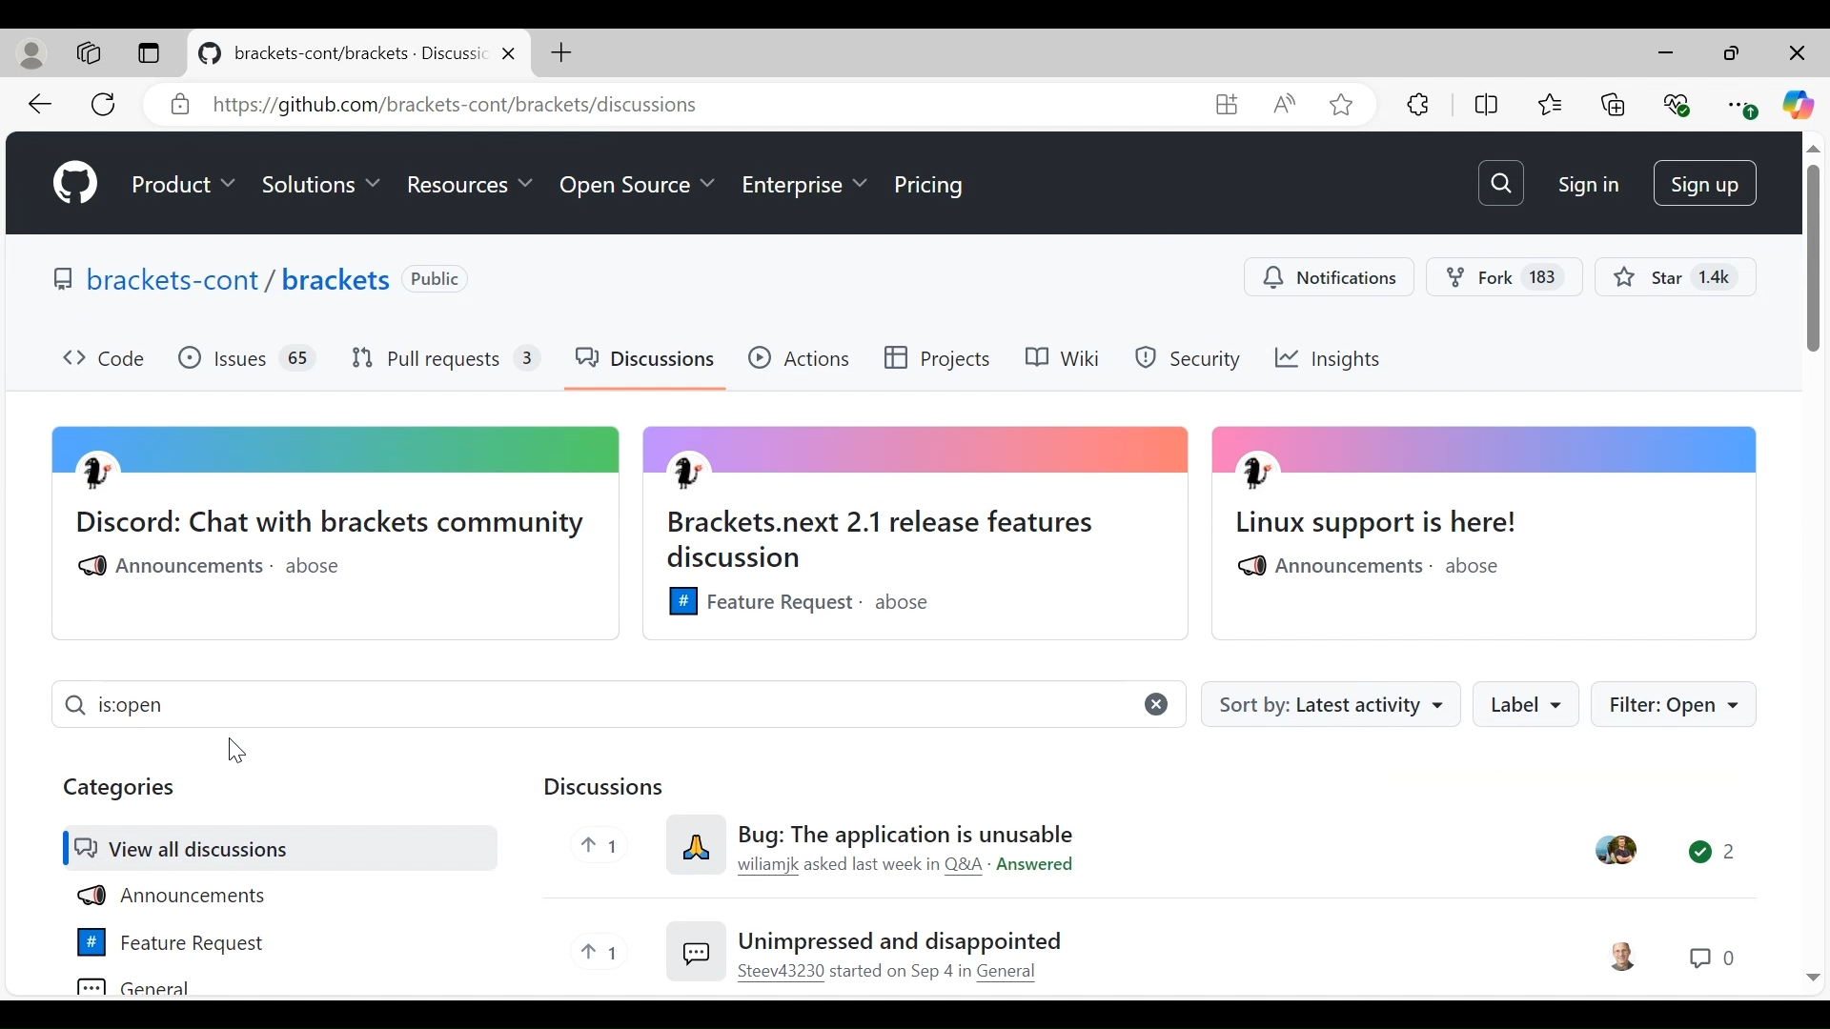 The width and height of the screenshot is (1830, 1029). Describe the element at coordinates (1163, 704) in the screenshot. I see `close` at that location.